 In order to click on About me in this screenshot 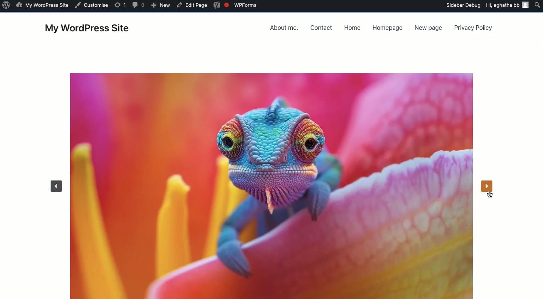, I will do `click(285, 28)`.